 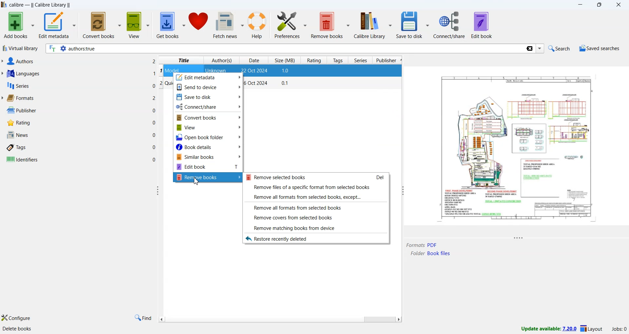 What do you see at coordinates (482, 25) in the screenshot?
I see `edit book` at bounding box center [482, 25].